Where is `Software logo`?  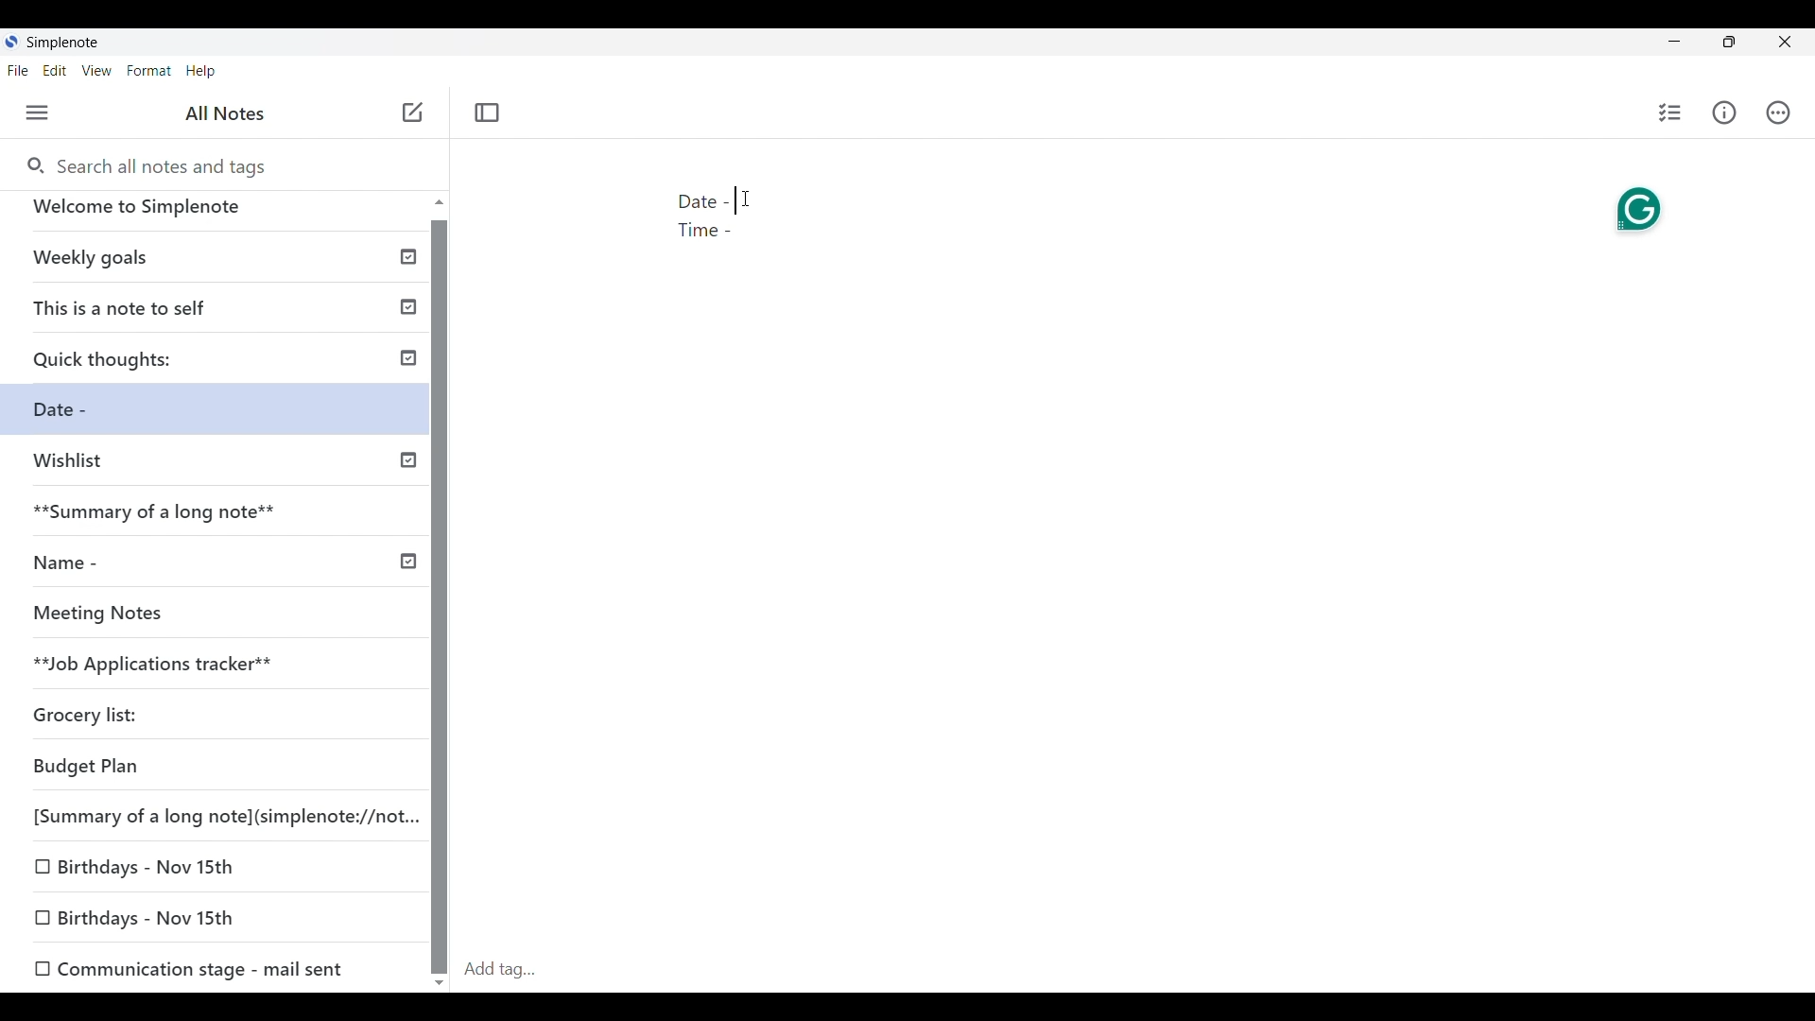
Software logo is located at coordinates (11, 41).